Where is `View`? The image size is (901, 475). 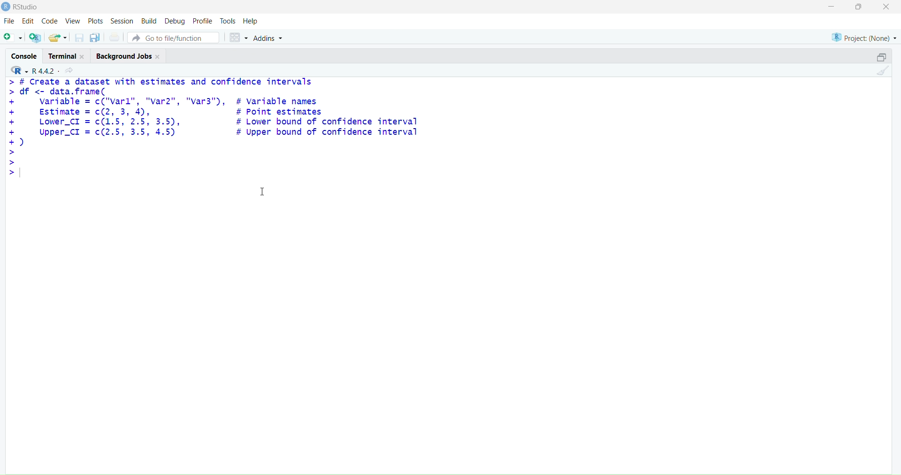
View is located at coordinates (72, 21).